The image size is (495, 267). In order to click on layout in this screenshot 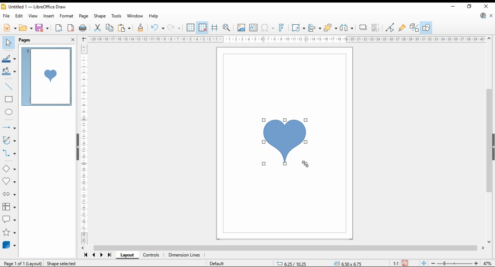, I will do `click(126, 255)`.